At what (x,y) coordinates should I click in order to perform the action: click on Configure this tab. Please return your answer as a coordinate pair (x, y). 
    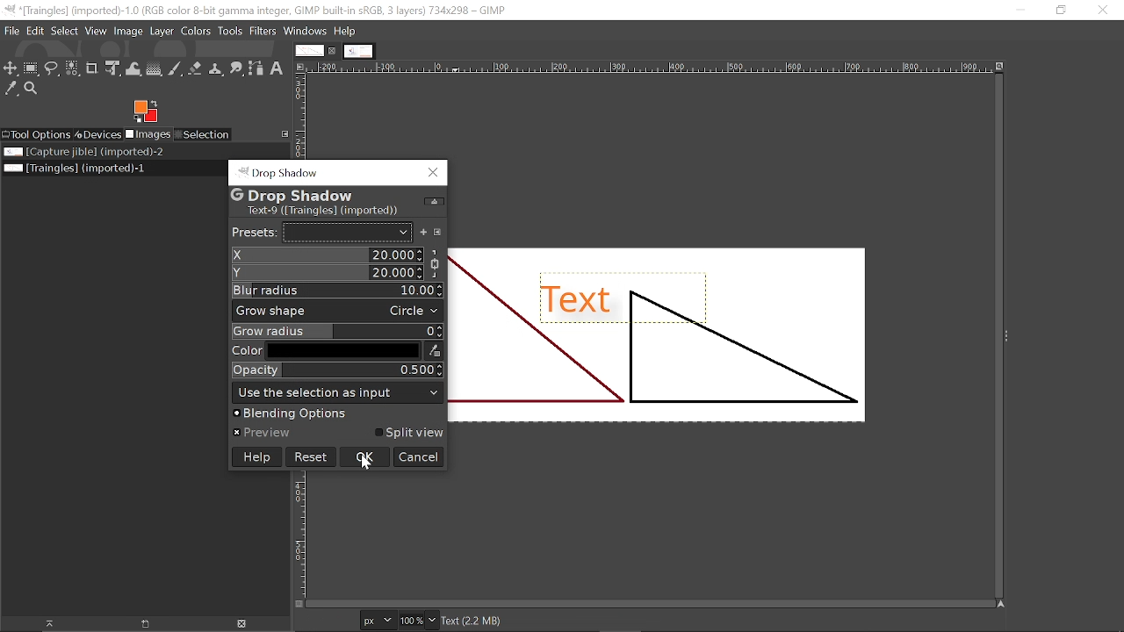
    Looking at the image, I should click on (285, 133).